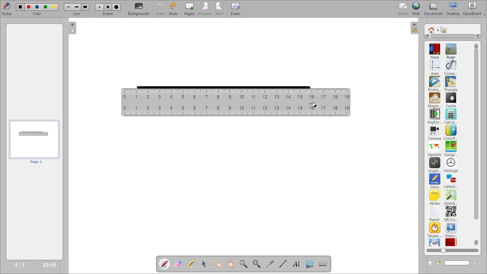 The width and height of the screenshot is (487, 274). Describe the element at coordinates (190, 8) in the screenshot. I see `pages` at that location.